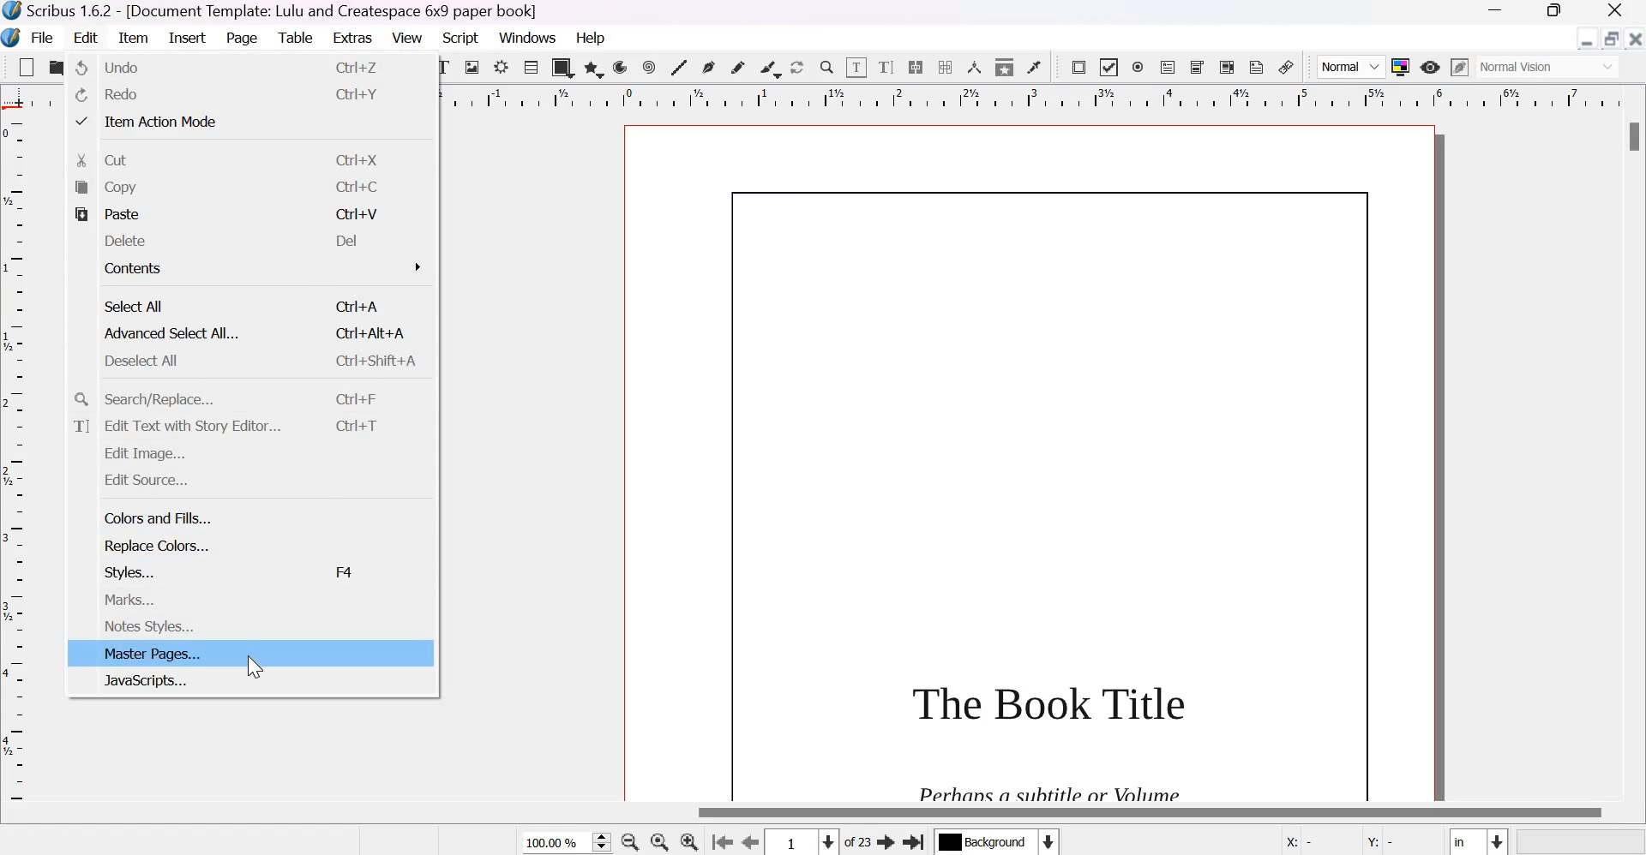 The width and height of the screenshot is (1646, 855). I want to click on paste icon, so click(81, 215).